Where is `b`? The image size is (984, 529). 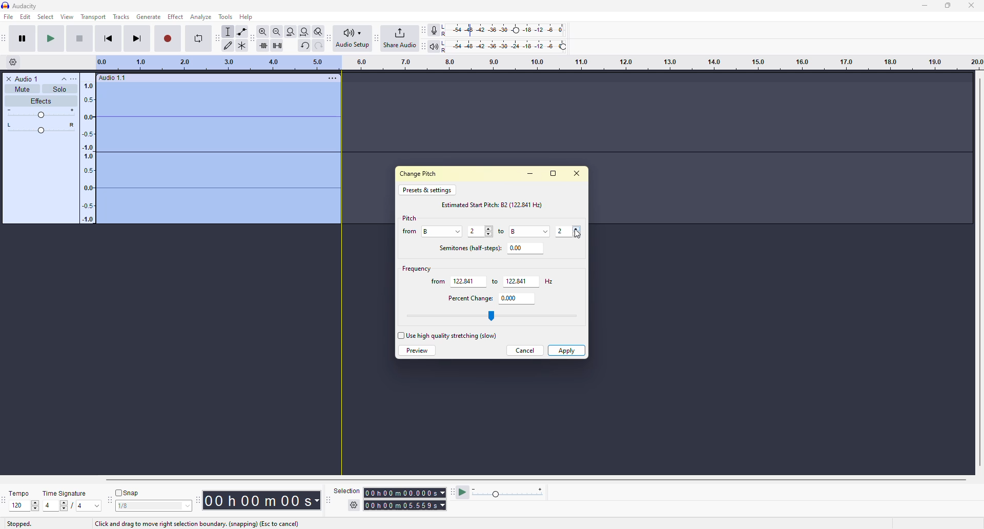 b is located at coordinates (430, 231).